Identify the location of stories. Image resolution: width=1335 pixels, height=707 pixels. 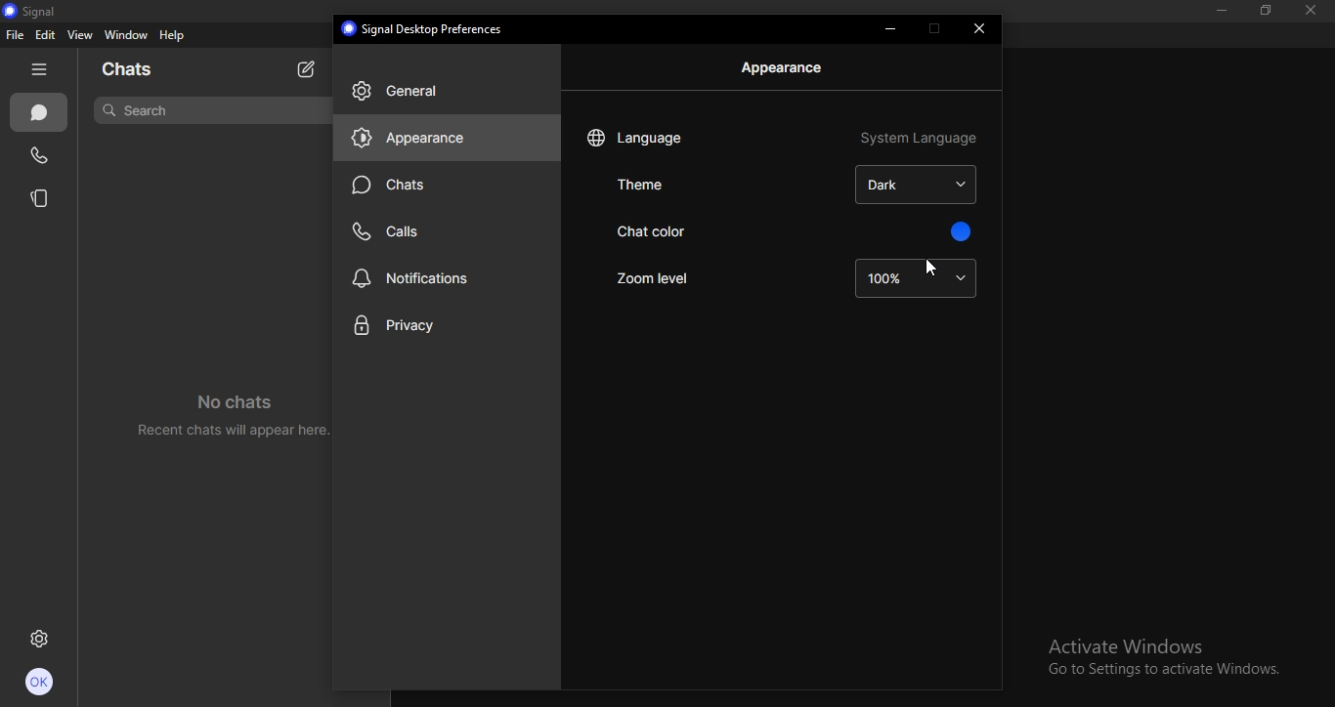
(40, 197).